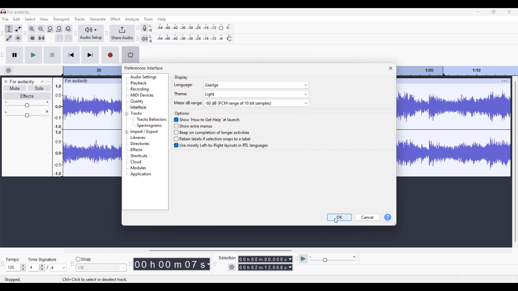 The height and width of the screenshot is (291, 518). What do you see at coordinates (9, 29) in the screenshot?
I see `Selection tool` at bounding box center [9, 29].